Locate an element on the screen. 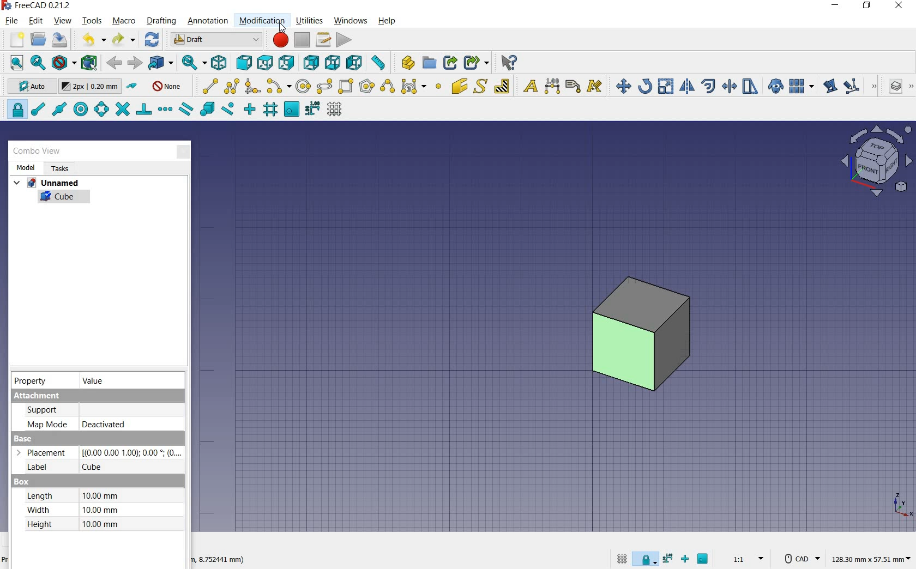 This screenshot has width=916, height=569. point is located at coordinates (438, 87).